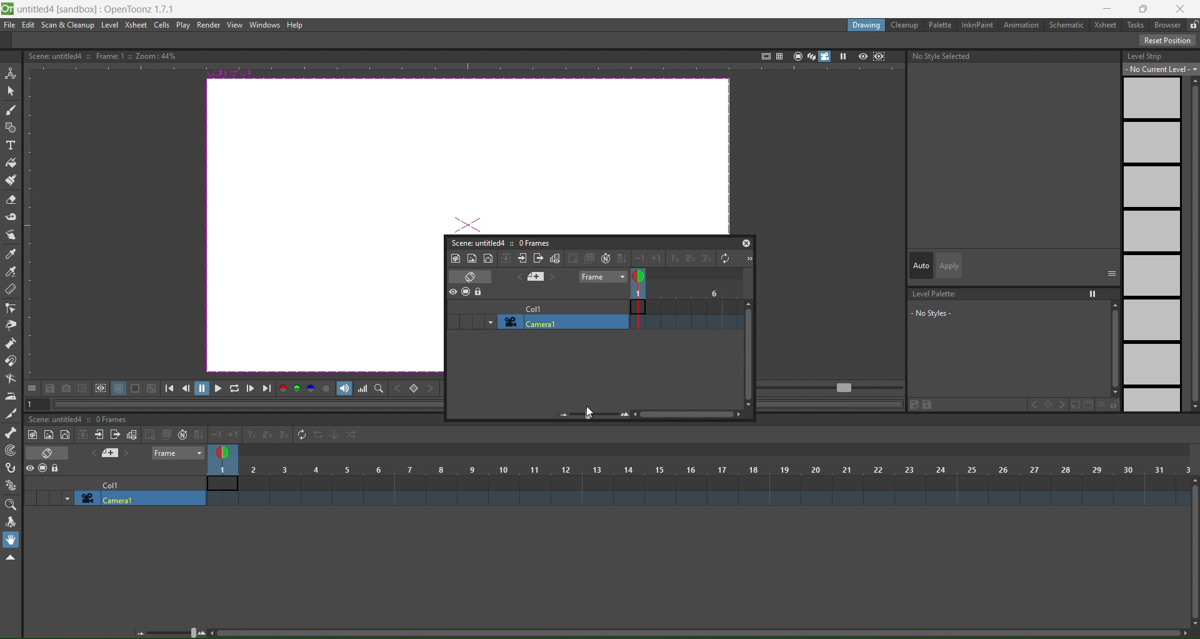 The width and height of the screenshot is (1200, 639). What do you see at coordinates (587, 413) in the screenshot?
I see `cursor` at bounding box center [587, 413].